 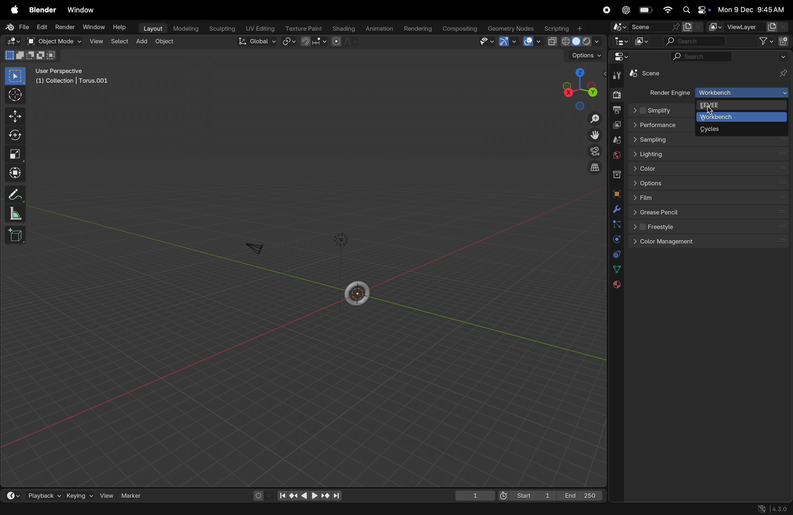 What do you see at coordinates (709, 167) in the screenshot?
I see `color` at bounding box center [709, 167].